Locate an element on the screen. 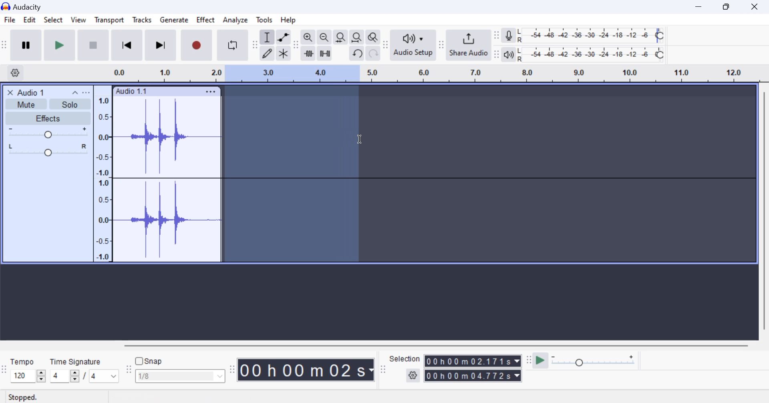 The height and width of the screenshot is (403, 769). Clip Title is located at coordinates (34, 92).